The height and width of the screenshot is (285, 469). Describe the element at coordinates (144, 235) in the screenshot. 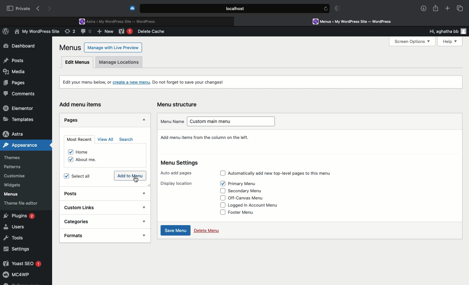

I see `show` at that location.